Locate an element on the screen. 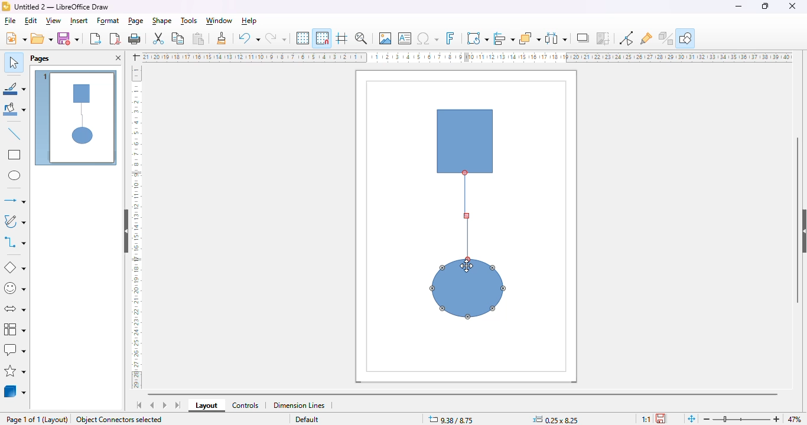  Untitled 2 - LibreOffice Draw is located at coordinates (62, 6).